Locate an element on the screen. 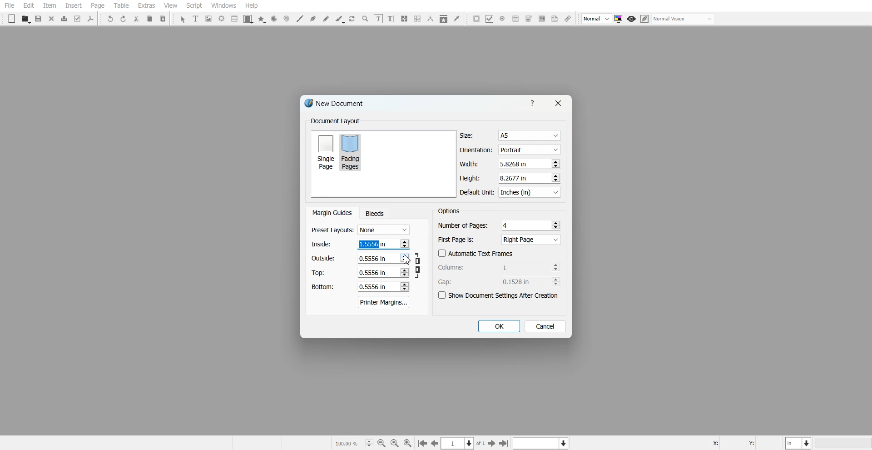  Cut is located at coordinates (136, 19).